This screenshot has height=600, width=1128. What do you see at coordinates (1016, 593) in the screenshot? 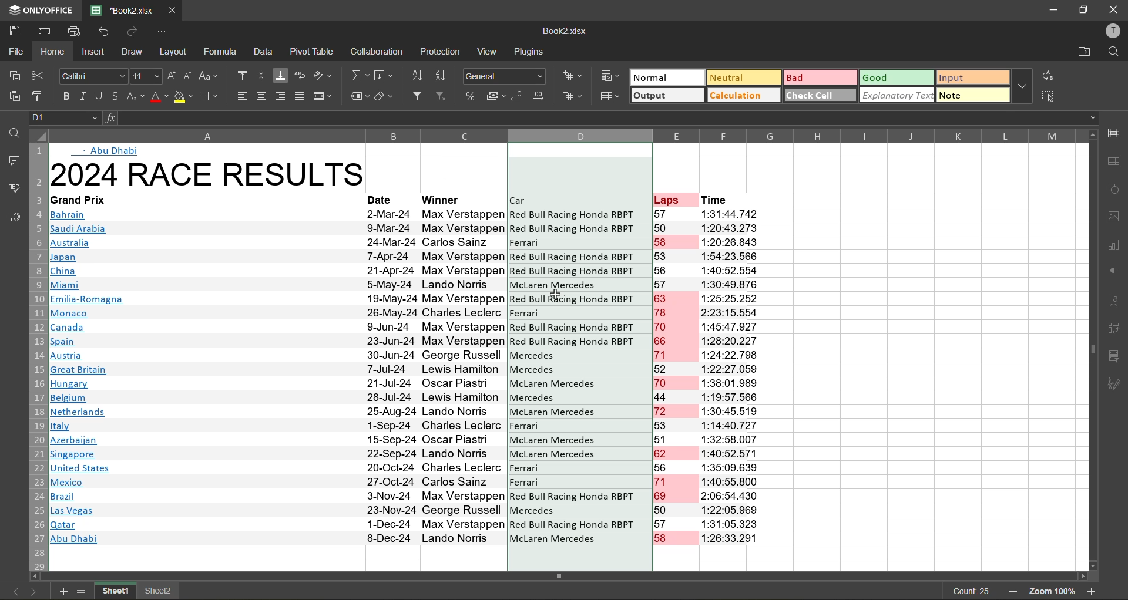
I see `zoom out` at bounding box center [1016, 593].